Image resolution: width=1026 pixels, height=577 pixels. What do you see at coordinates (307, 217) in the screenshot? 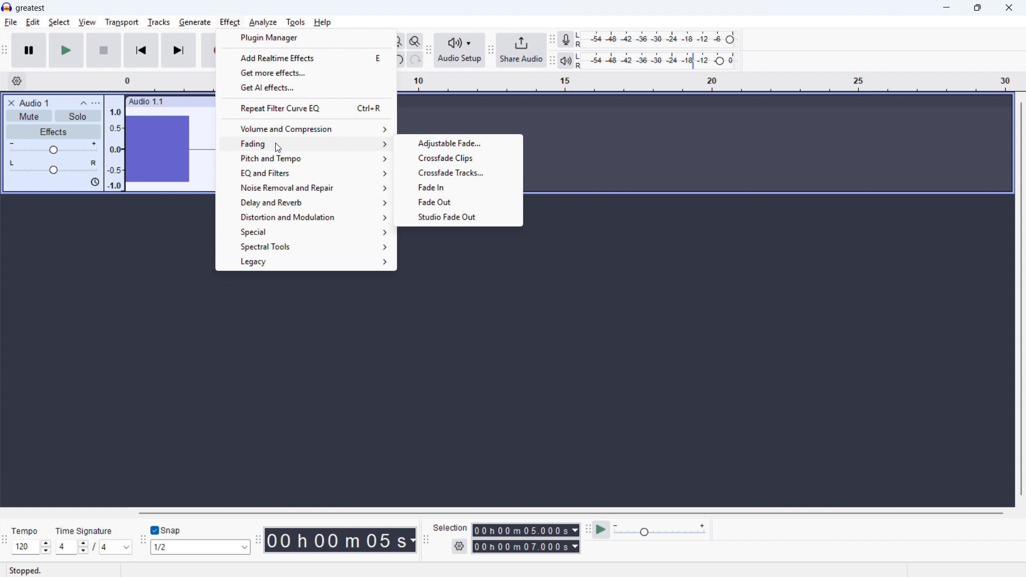
I see `Distortion and modulation ` at bounding box center [307, 217].